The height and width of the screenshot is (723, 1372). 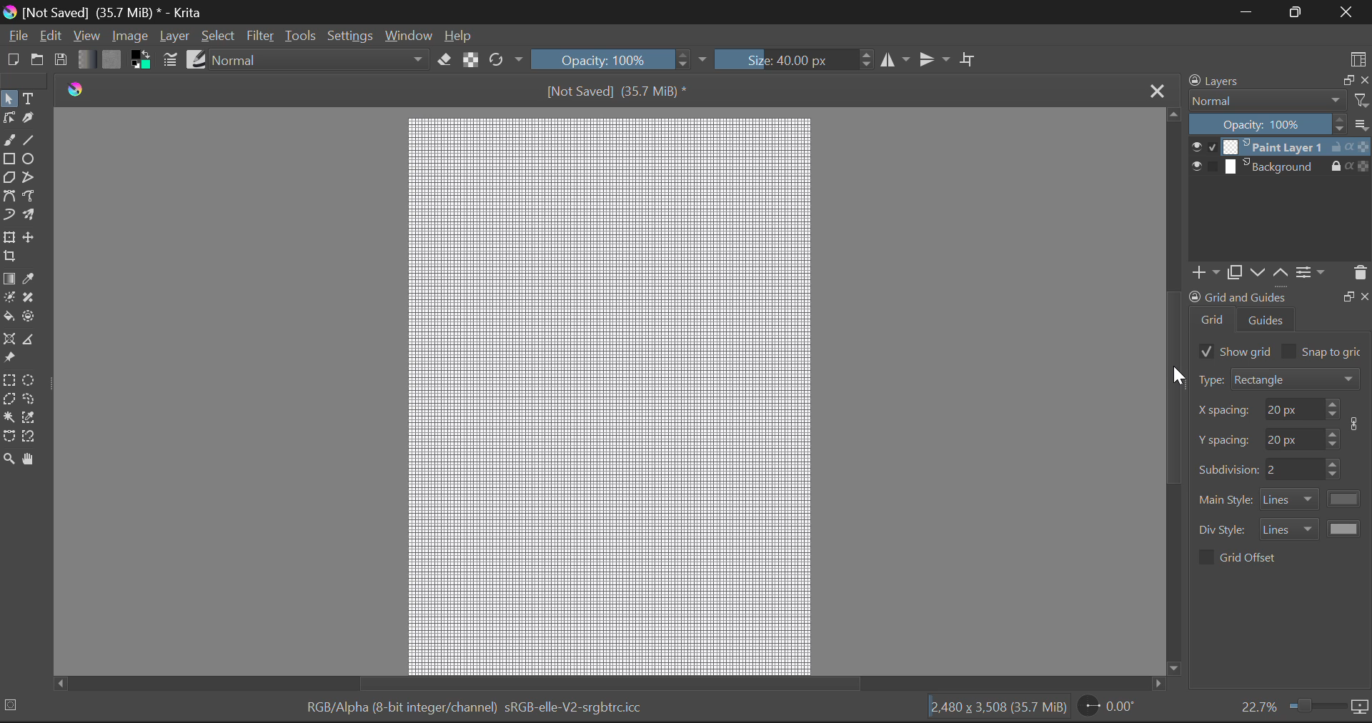 I want to click on Select, so click(x=9, y=99).